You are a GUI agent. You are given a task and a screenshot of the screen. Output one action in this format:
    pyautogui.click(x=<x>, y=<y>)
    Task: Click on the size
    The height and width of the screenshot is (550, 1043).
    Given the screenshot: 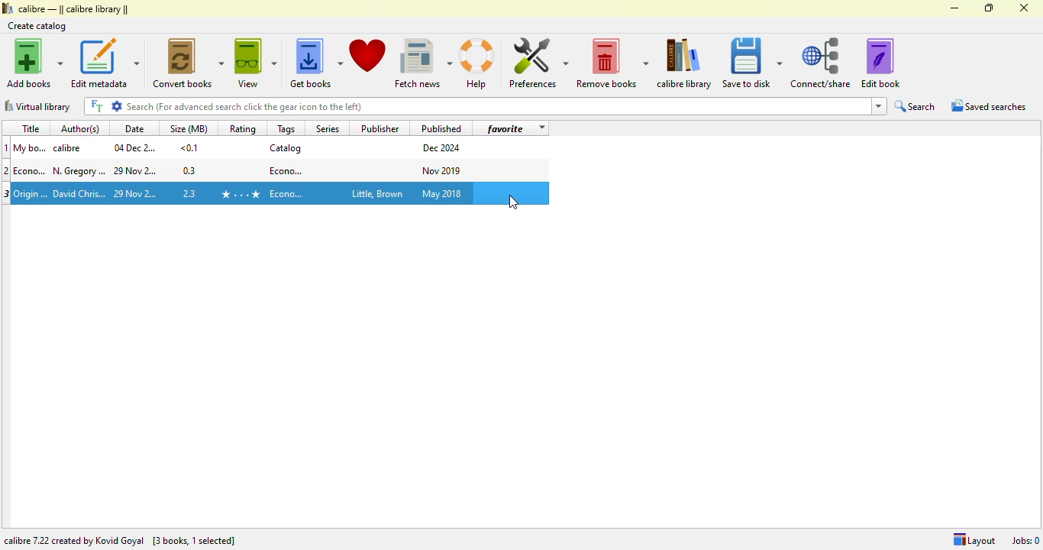 What is the action you would take?
    pyautogui.click(x=191, y=192)
    